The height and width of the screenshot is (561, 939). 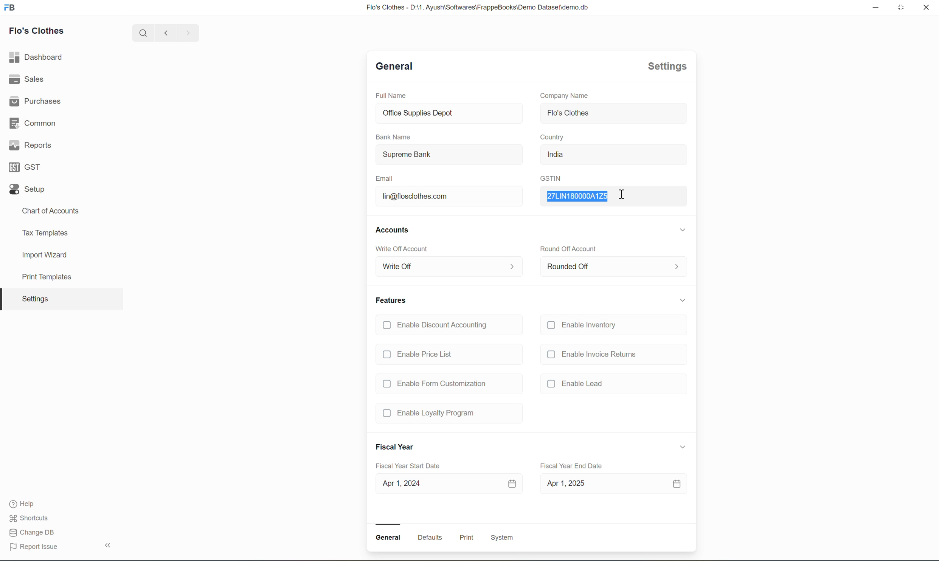 What do you see at coordinates (390, 96) in the screenshot?
I see `Full Name` at bounding box center [390, 96].